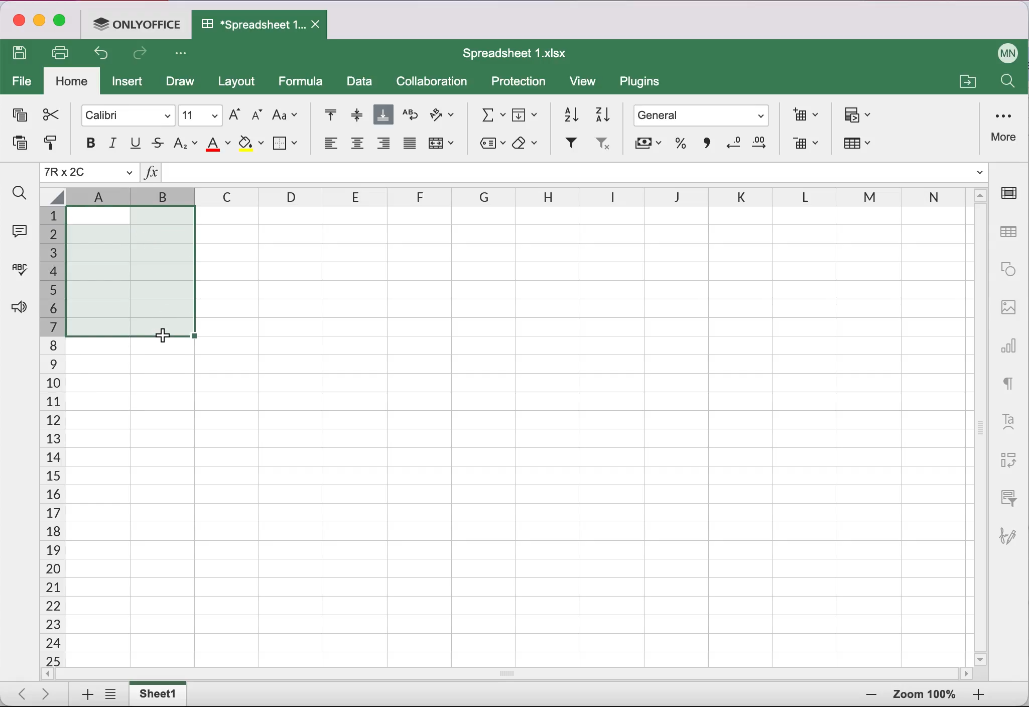  Describe the element at coordinates (158, 144) in the screenshot. I see `striketrough` at that location.